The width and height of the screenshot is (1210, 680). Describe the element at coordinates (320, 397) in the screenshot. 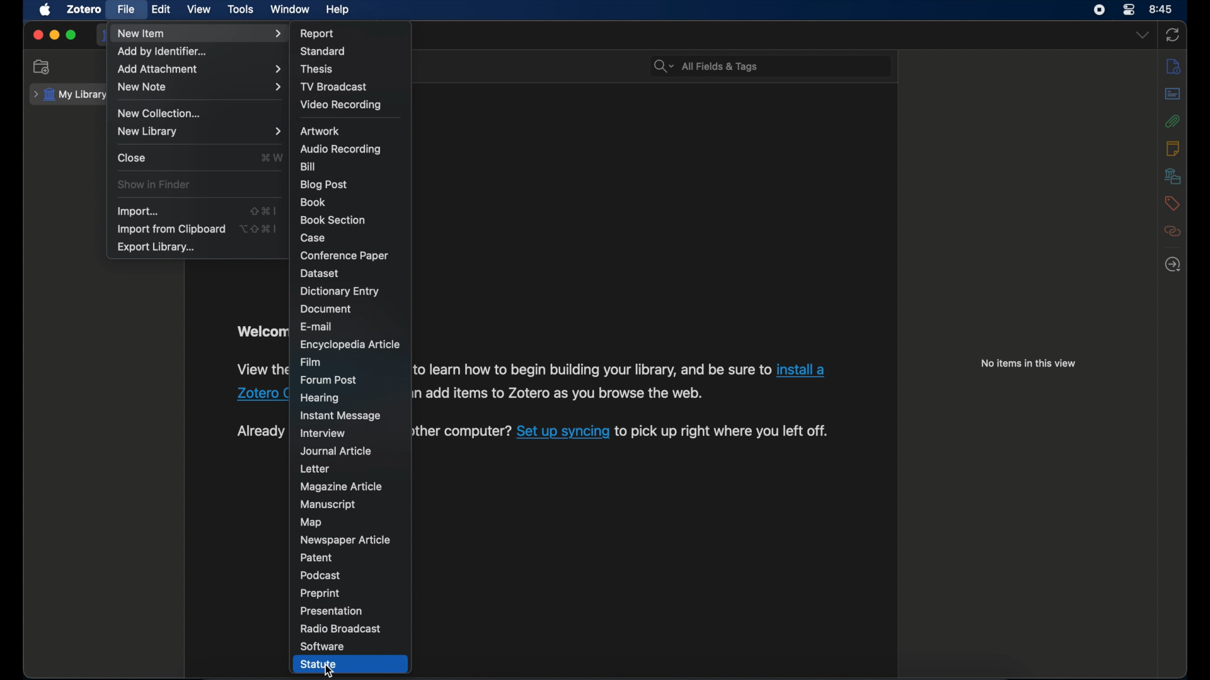

I see `hearing` at that location.